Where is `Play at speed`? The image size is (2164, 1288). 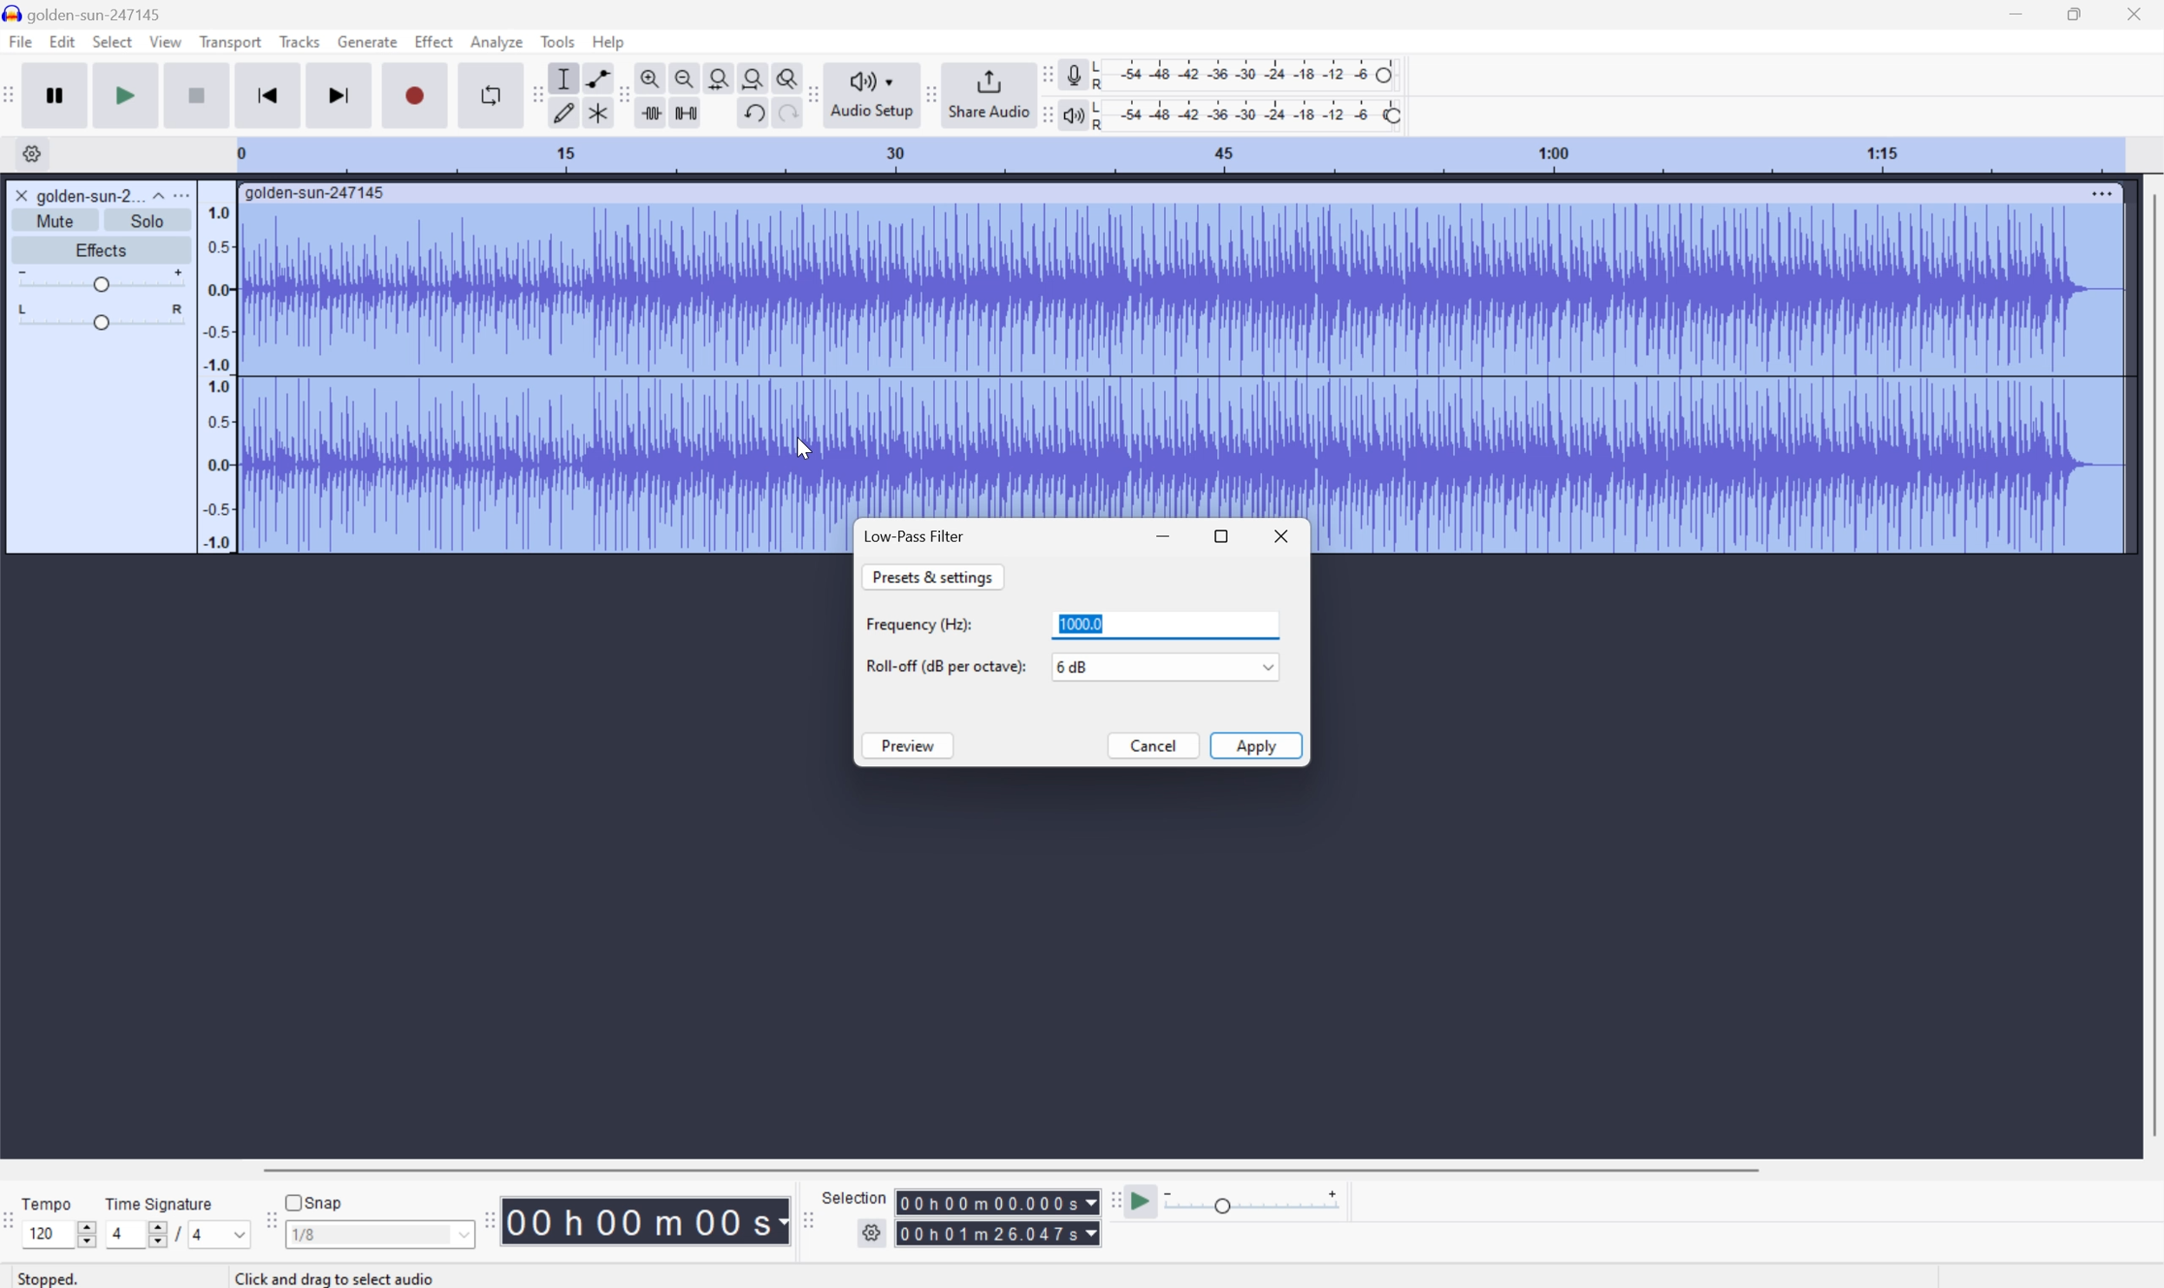
Play at speed is located at coordinates (1143, 1202).